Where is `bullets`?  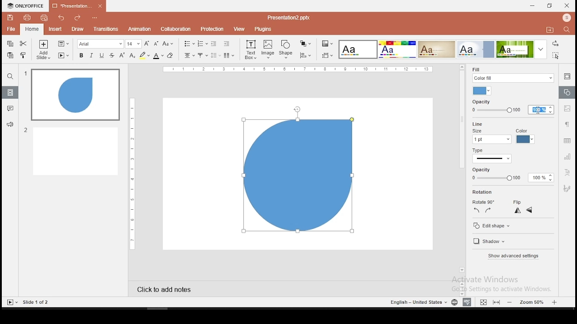 bullets is located at coordinates (188, 44).